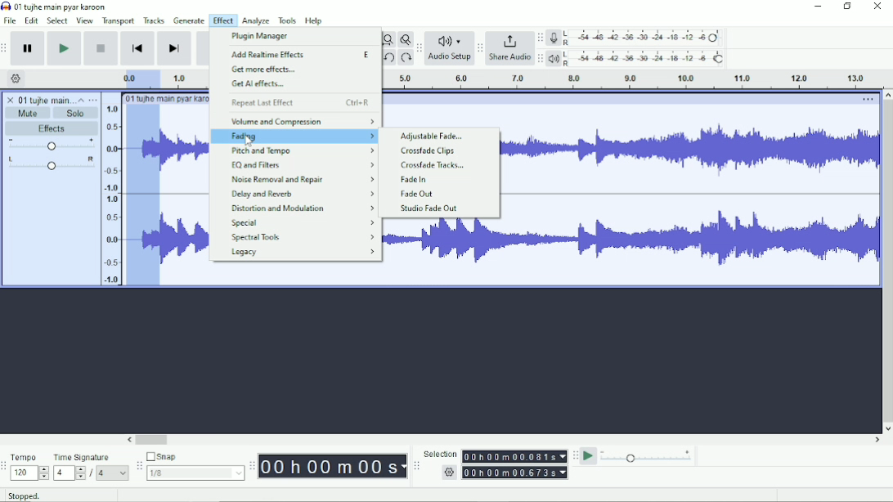 Image resolution: width=893 pixels, height=502 pixels. Describe the element at coordinates (540, 58) in the screenshot. I see `Audacity playback meter toolbar` at that location.